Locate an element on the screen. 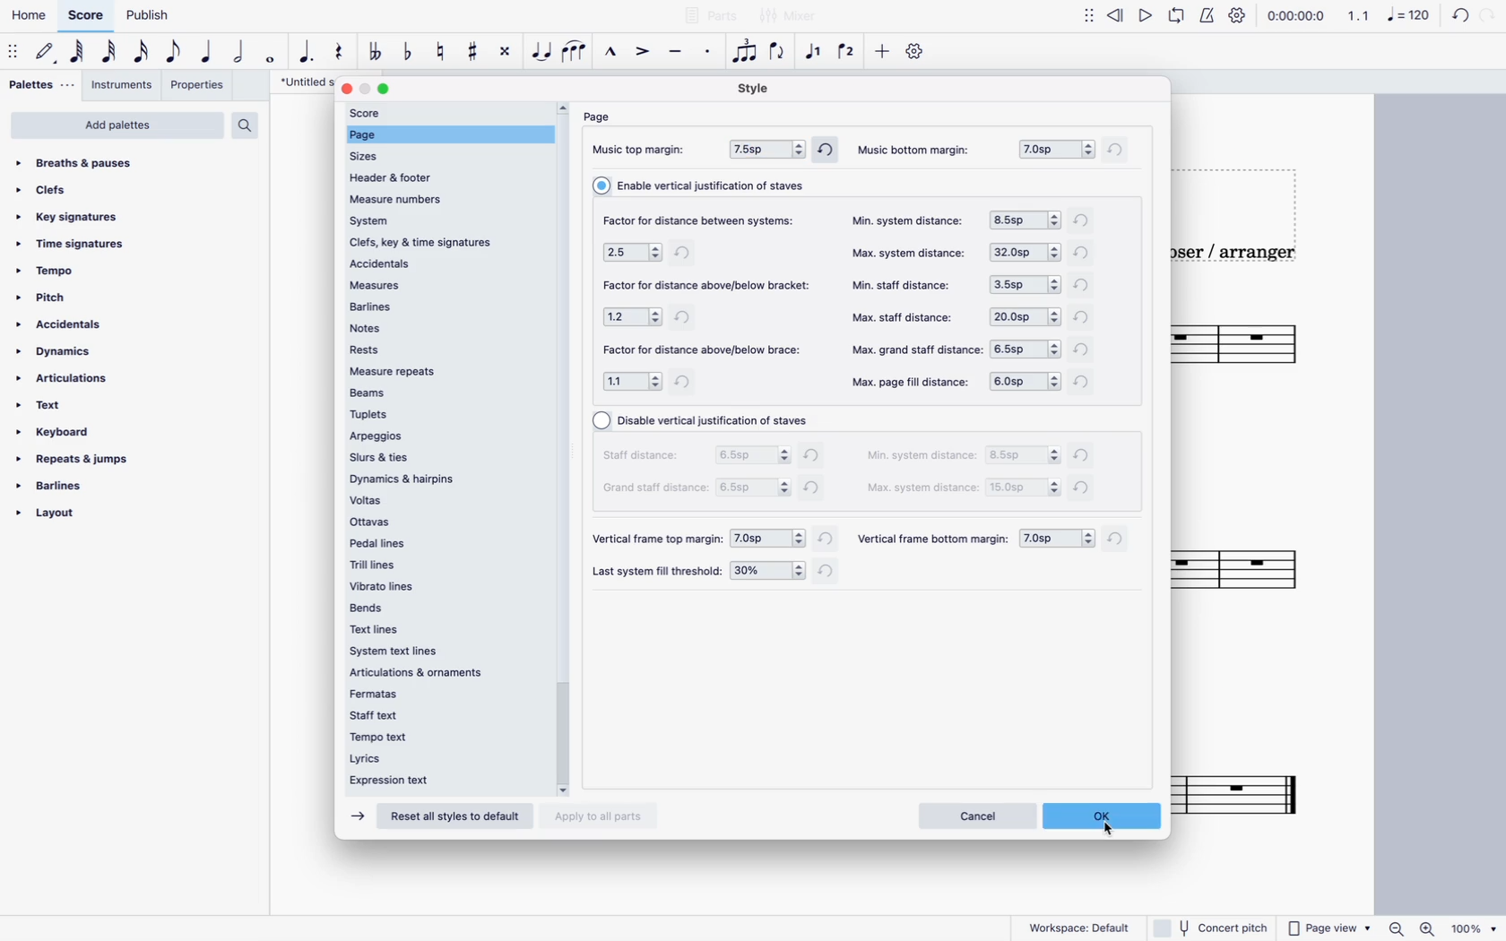  close is located at coordinates (345, 88).